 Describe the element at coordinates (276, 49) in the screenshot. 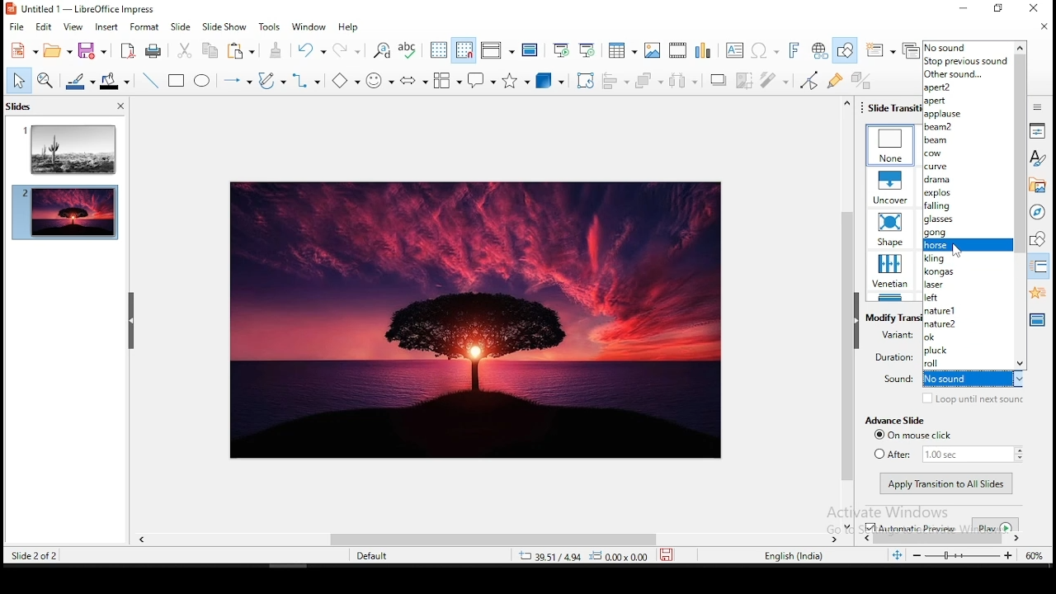

I see `paste` at that location.